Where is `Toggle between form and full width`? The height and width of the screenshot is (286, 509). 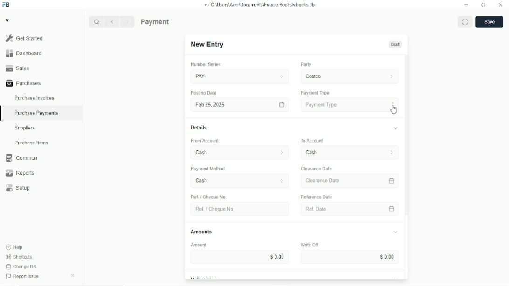
Toggle between form and full width is located at coordinates (465, 22).